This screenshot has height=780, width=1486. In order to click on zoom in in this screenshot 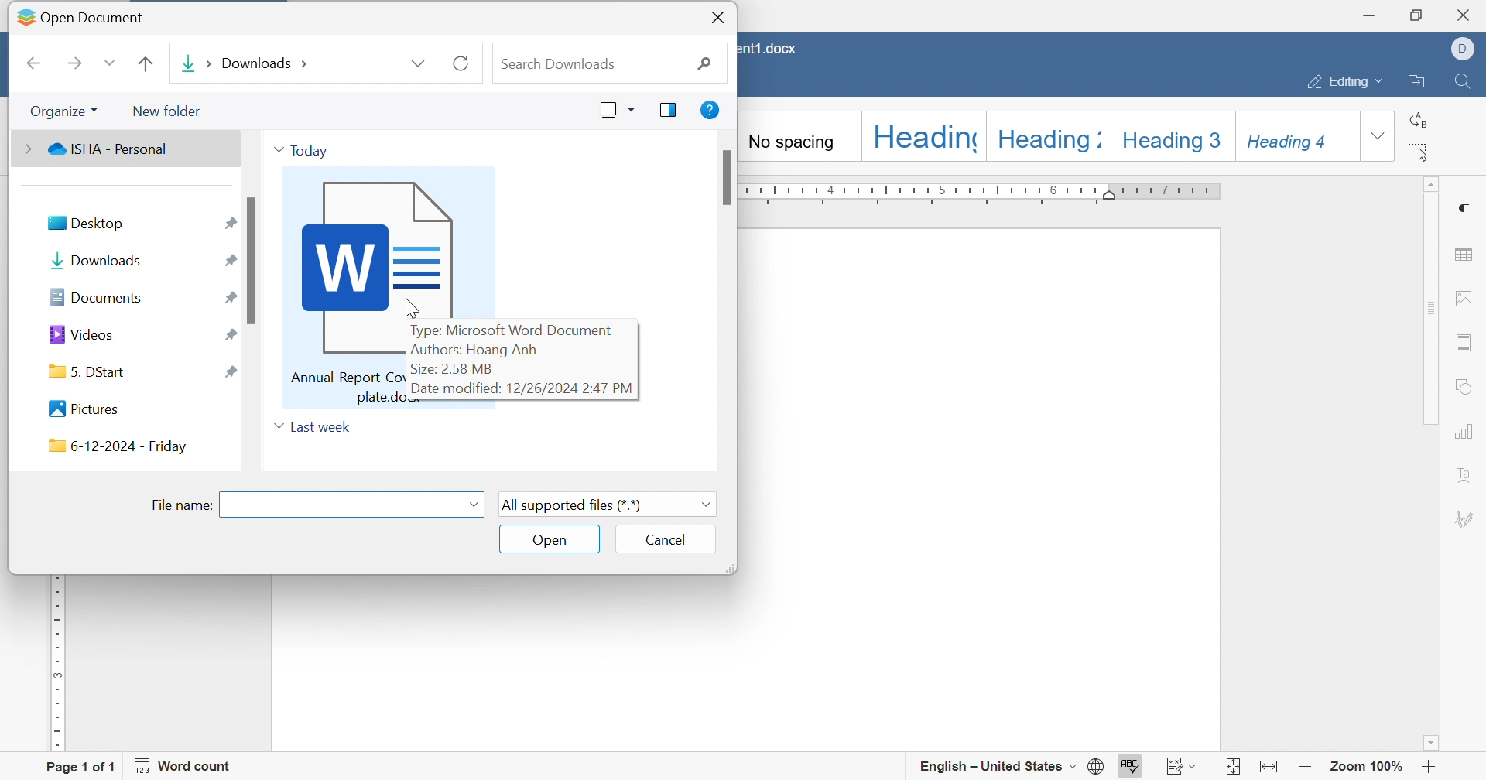, I will do `click(1428, 768)`.